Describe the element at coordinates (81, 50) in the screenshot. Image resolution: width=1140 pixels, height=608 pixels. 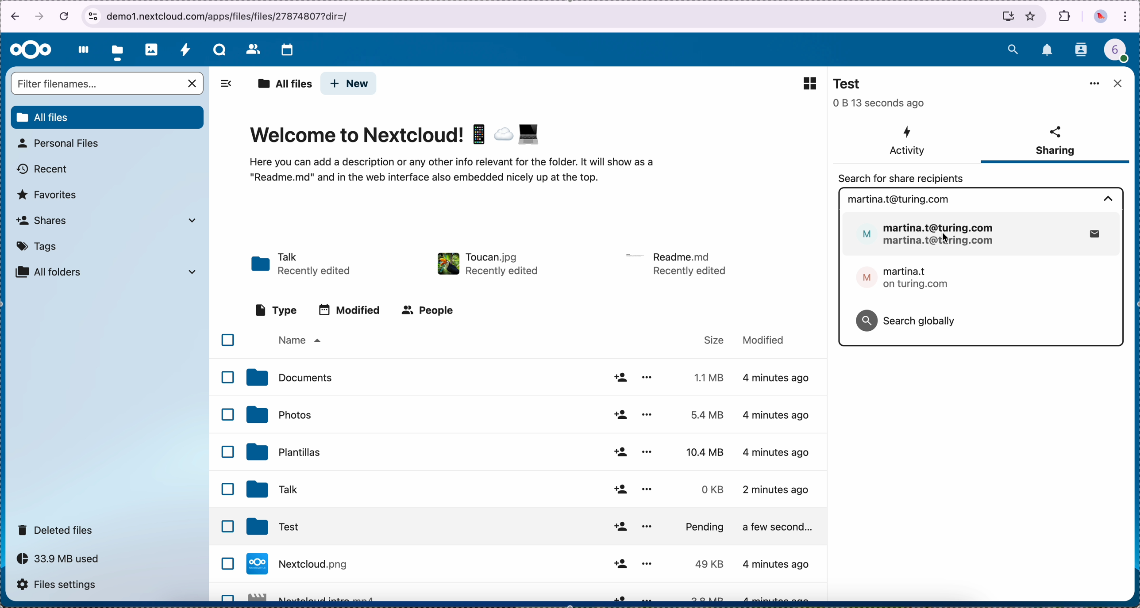
I see `dashboard` at that location.